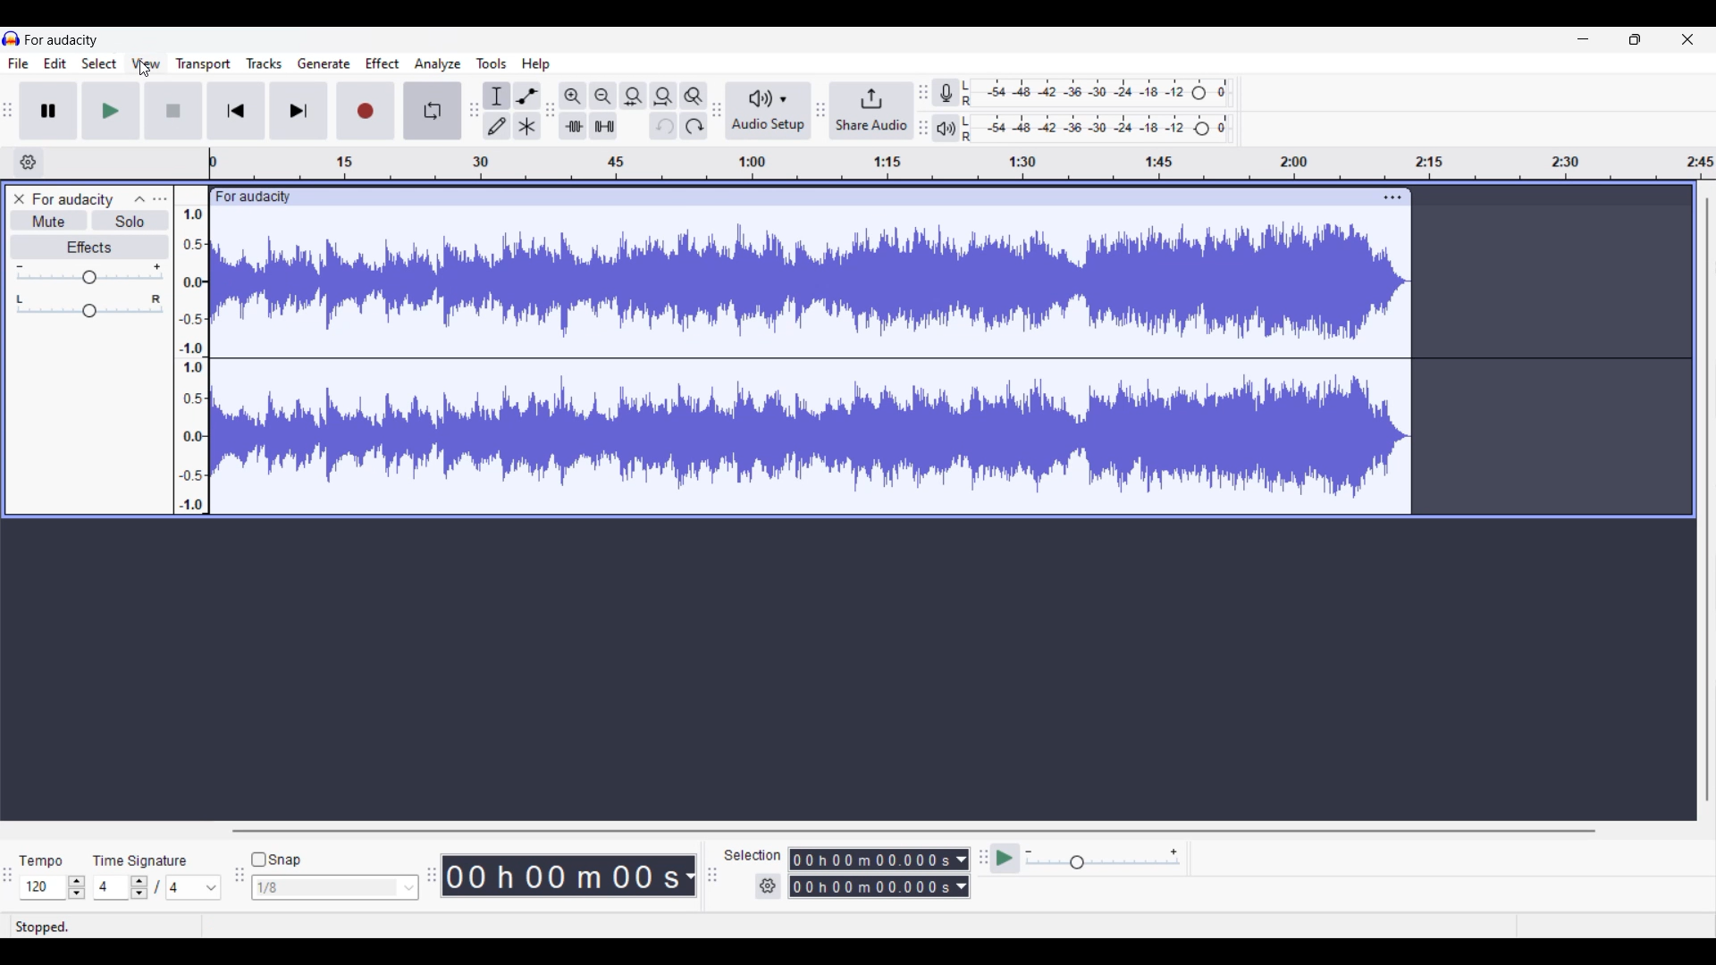 Image resolution: width=1716 pixels, height=965 pixels. I want to click on selection, so click(753, 855).